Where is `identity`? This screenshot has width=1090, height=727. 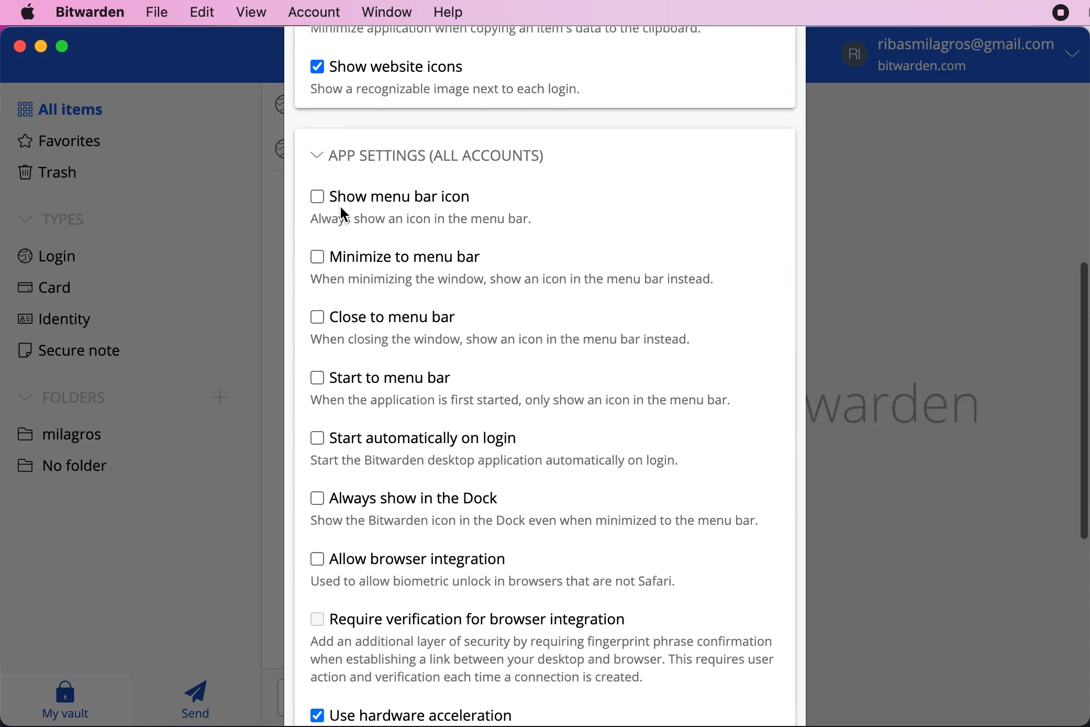
identity is located at coordinates (51, 322).